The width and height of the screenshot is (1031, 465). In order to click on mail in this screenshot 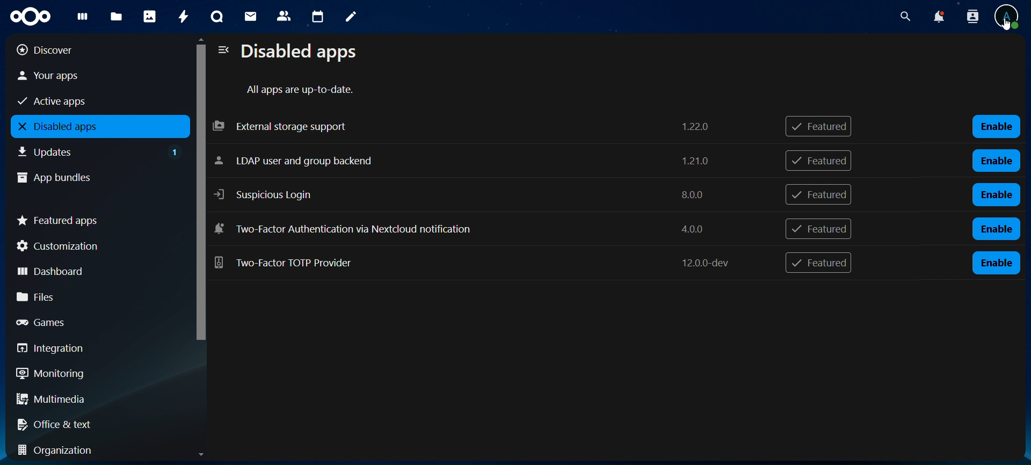, I will do `click(250, 15)`.